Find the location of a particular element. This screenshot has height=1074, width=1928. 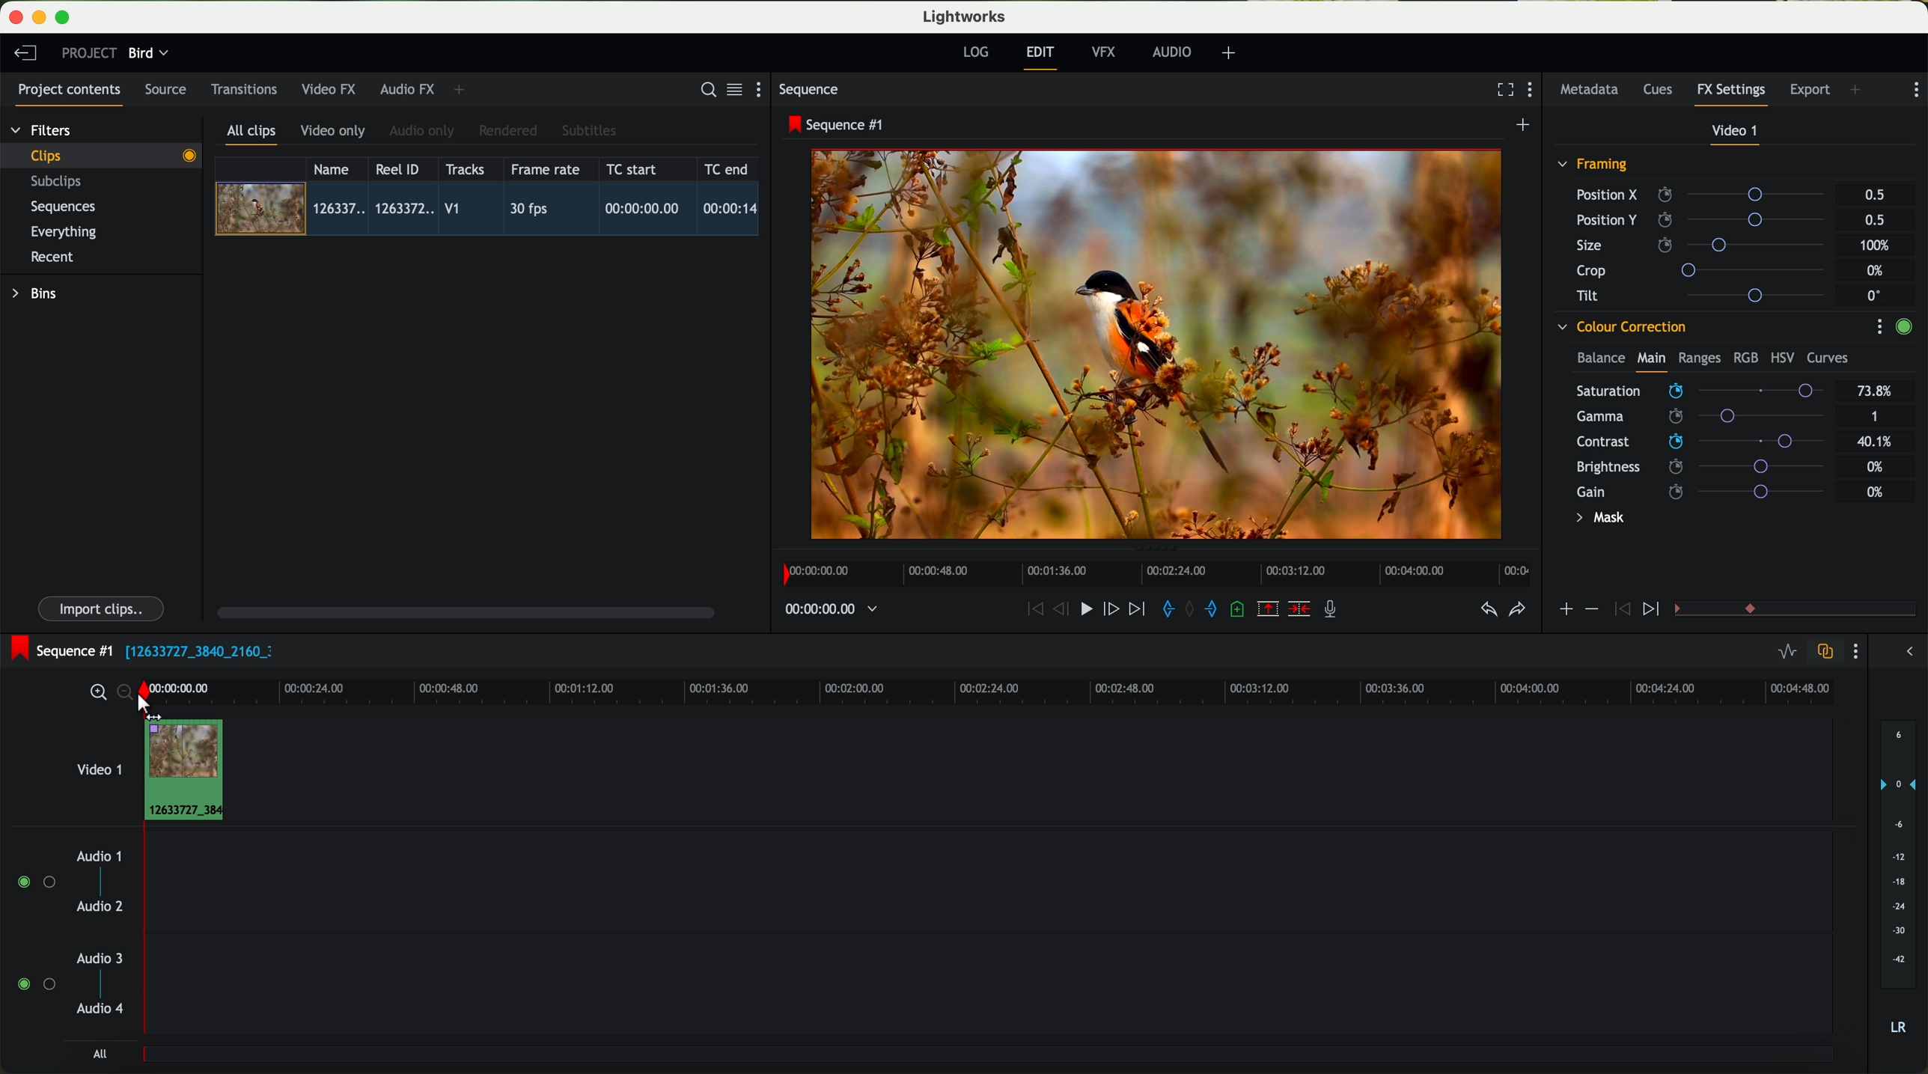

toggle audio levels editing is located at coordinates (1787, 653).